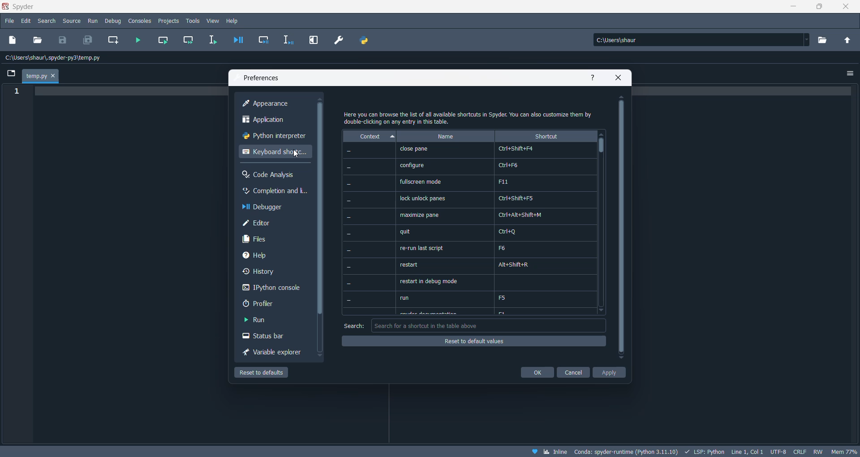  What do you see at coordinates (446, 230) in the screenshot?
I see `name values` at bounding box center [446, 230].